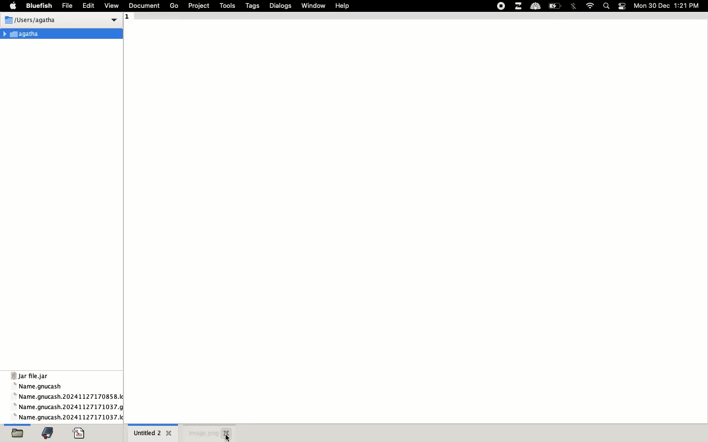  I want to click on dialogs, so click(281, 7).